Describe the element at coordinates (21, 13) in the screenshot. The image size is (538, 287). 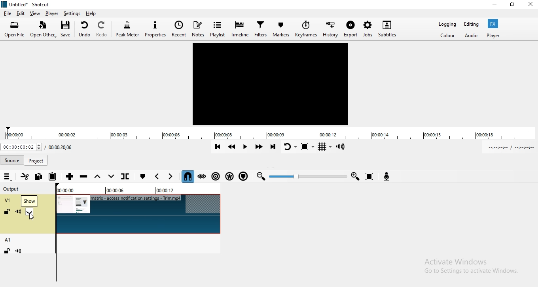
I see `Edit` at that location.